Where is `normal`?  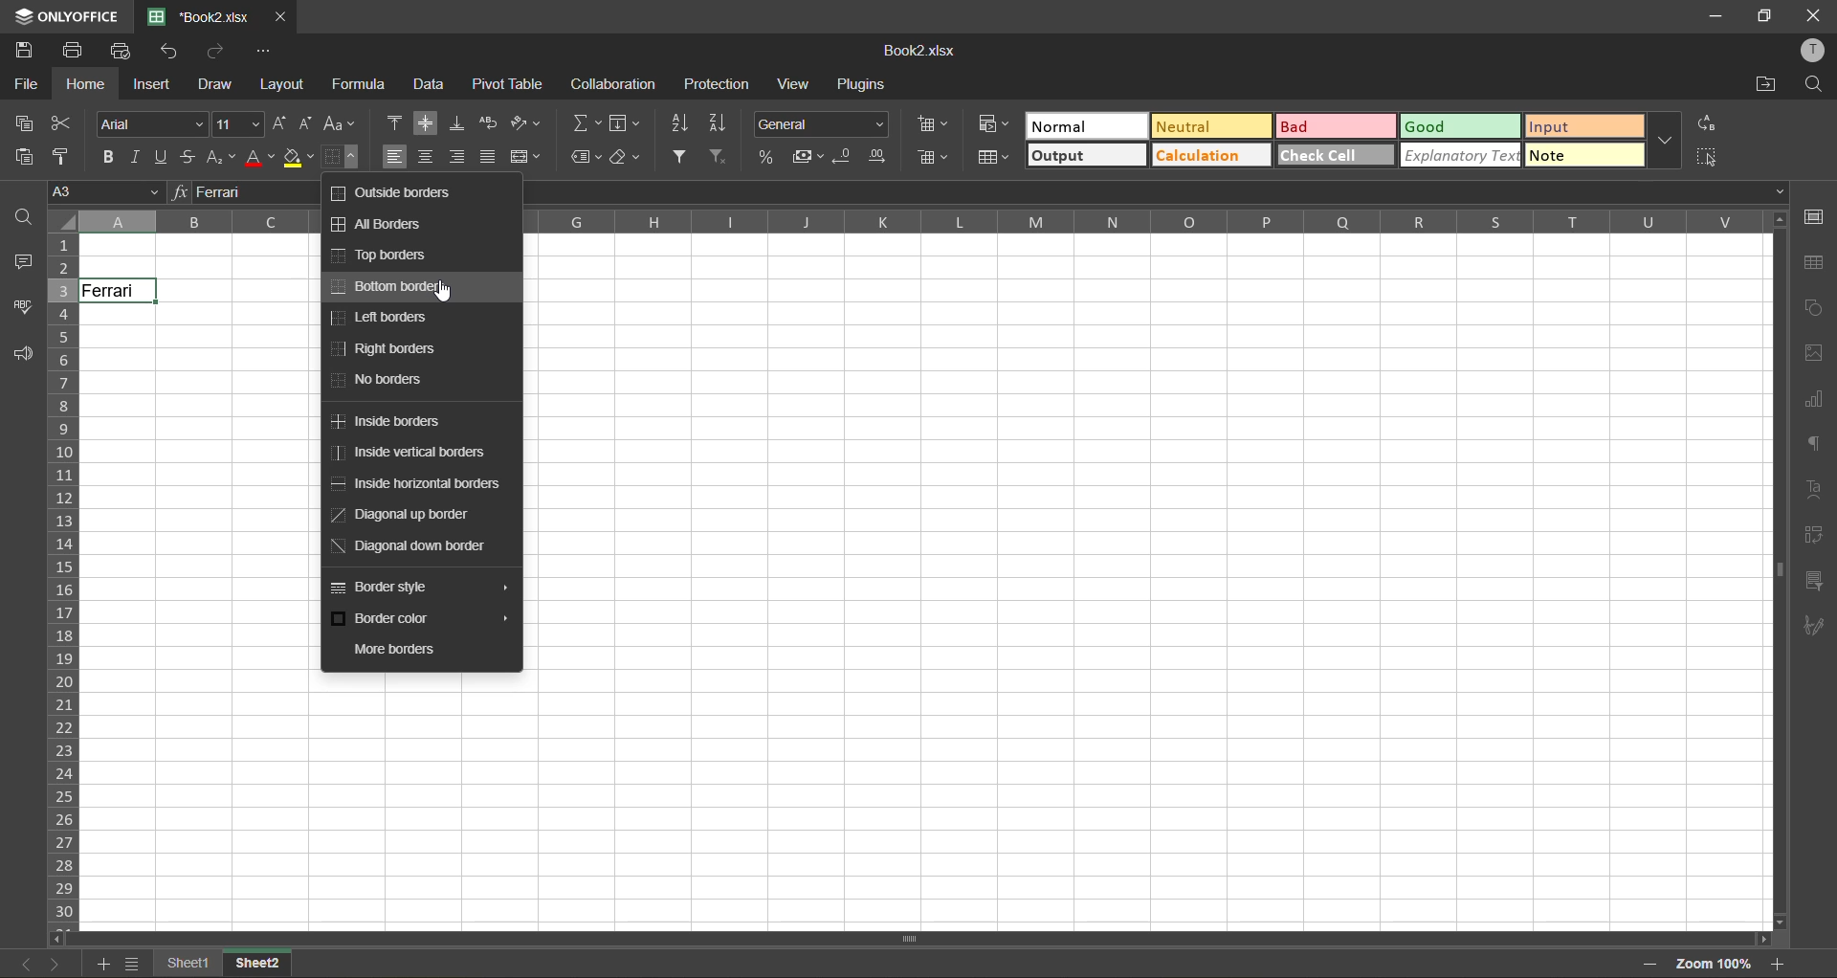
normal is located at coordinates (1084, 126).